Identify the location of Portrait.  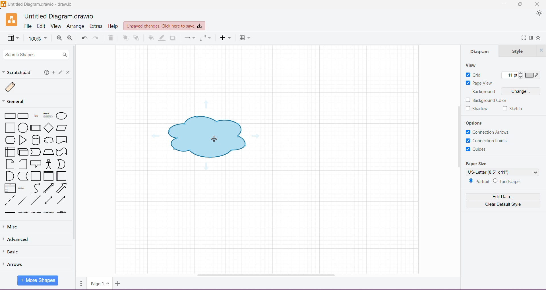
(479, 181).